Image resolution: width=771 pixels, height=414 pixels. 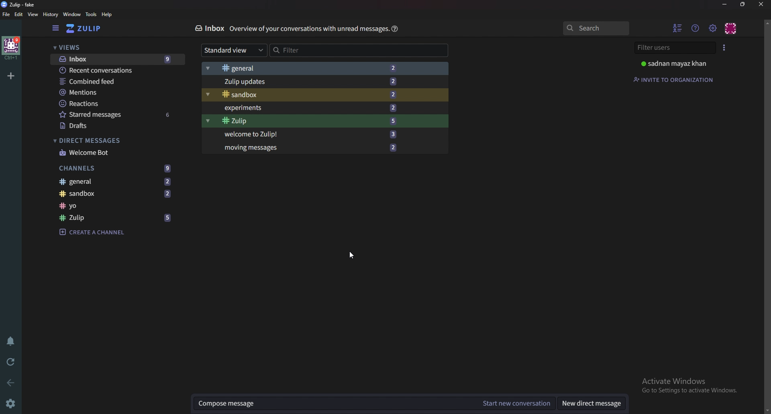 I want to click on Tools, so click(x=91, y=14).